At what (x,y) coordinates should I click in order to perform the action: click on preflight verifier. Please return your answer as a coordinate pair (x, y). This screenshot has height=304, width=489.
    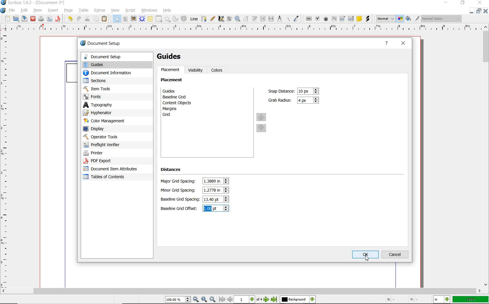
    Looking at the image, I should click on (108, 145).